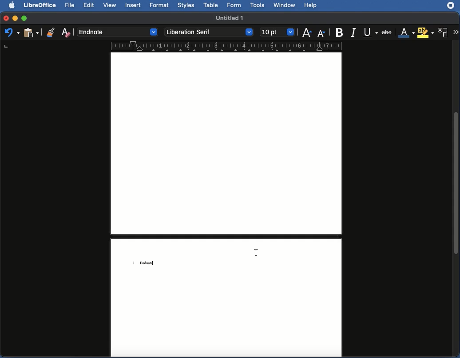 This screenshot has height=358, width=460. What do you see at coordinates (175, 45) in the screenshot?
I see `Ruler` at bounding box center [175, 45].